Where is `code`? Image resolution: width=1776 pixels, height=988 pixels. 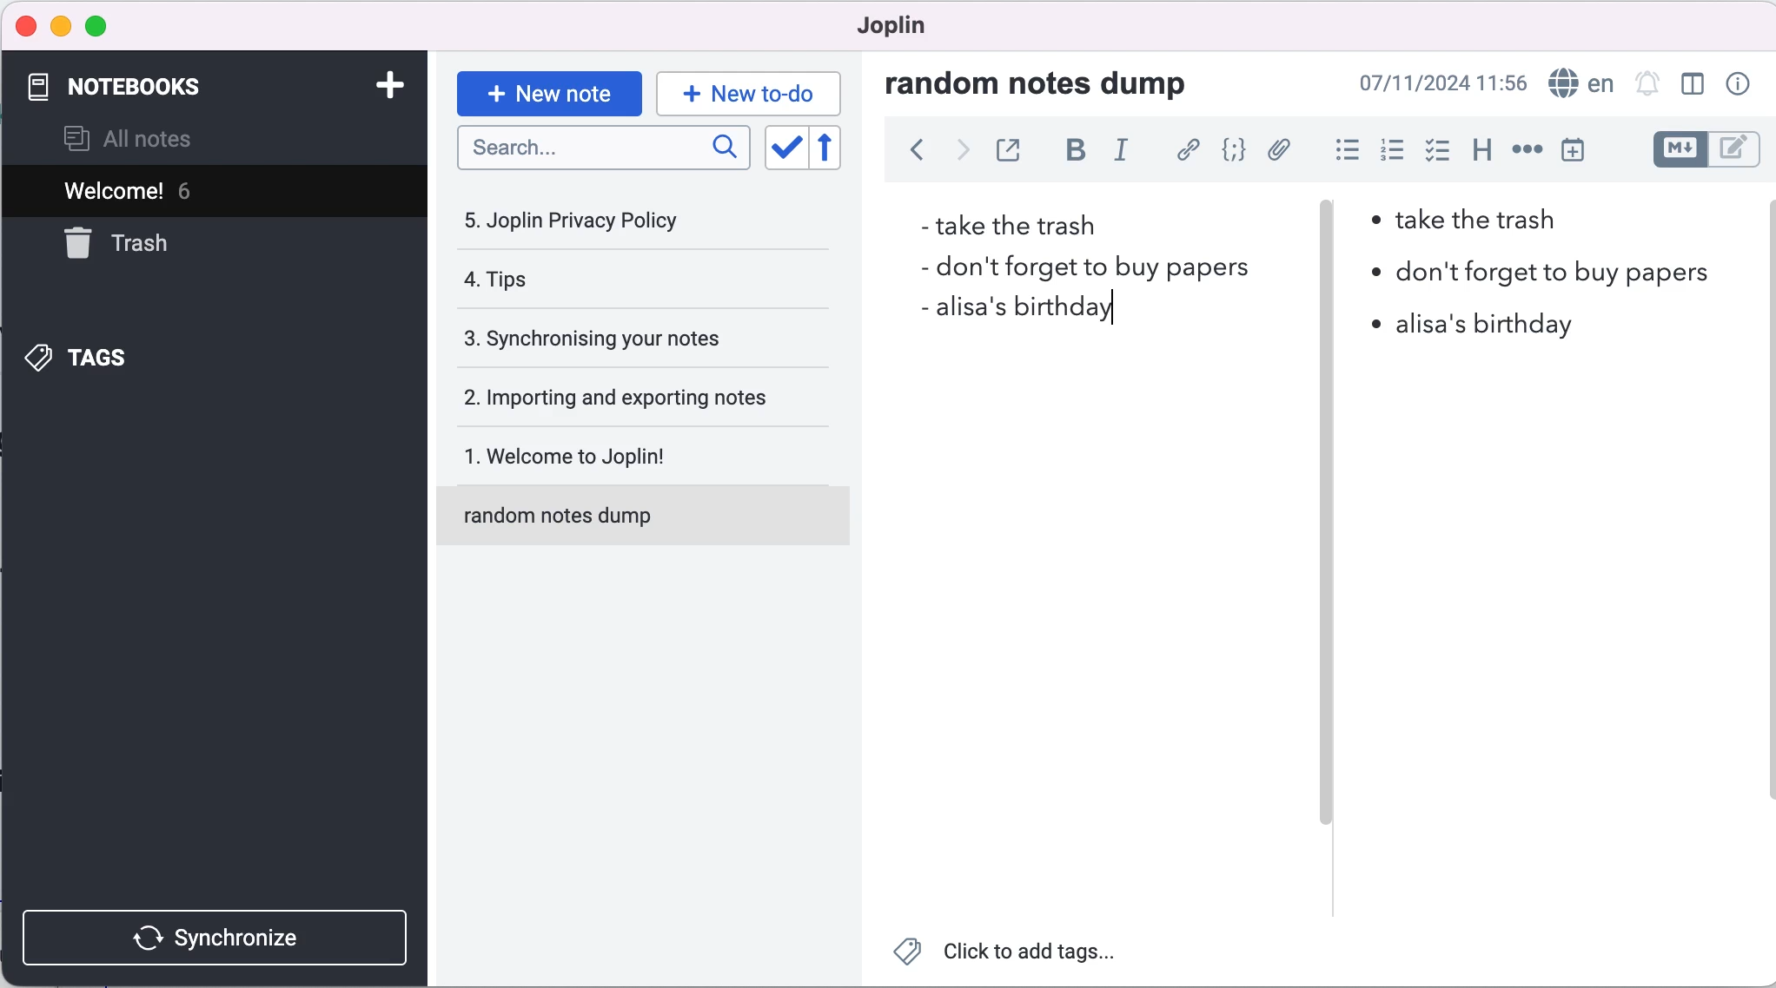 code is located at coordinates (1229, 152).